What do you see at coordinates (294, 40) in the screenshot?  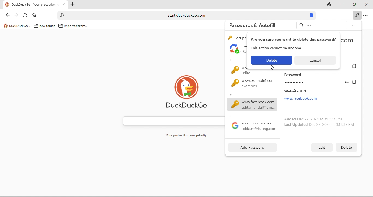 I see `are you sure you want to delete this password?` at bounding box center [294, 40].